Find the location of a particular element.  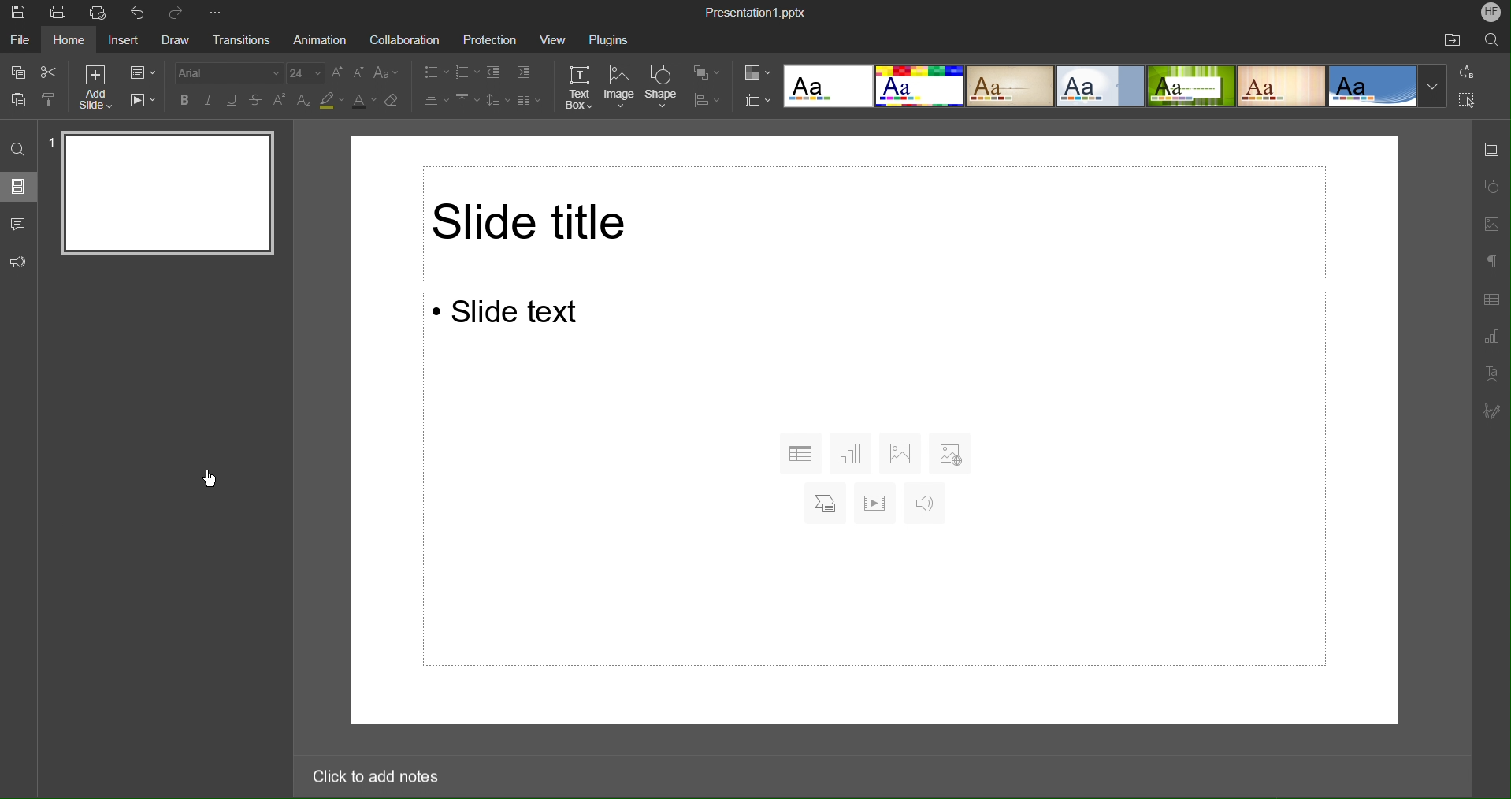

Save is located at coordinates (17, 13).